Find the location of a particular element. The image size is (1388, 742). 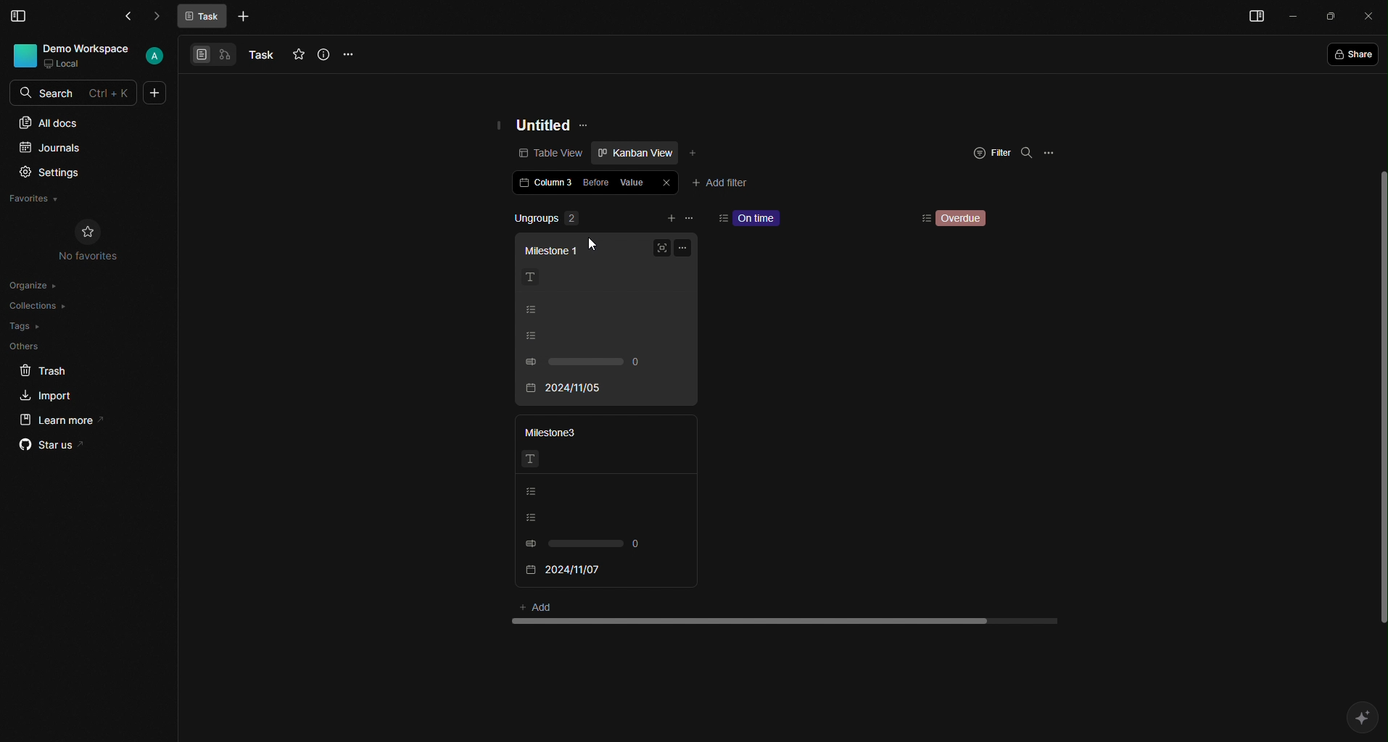

Sorting is located at coordinates (924, 218).